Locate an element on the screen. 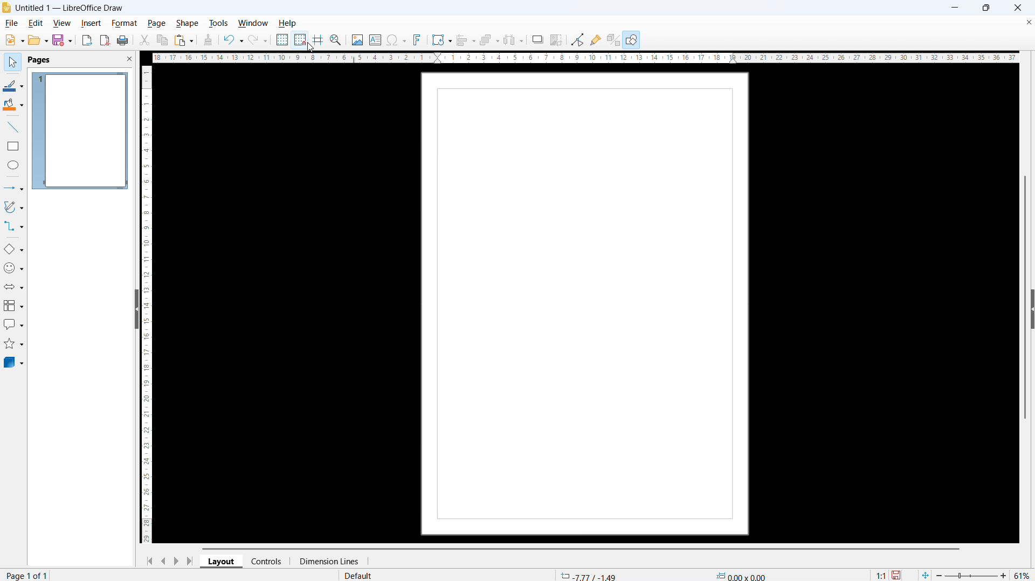  line tool is located at coordinates (14, 127).